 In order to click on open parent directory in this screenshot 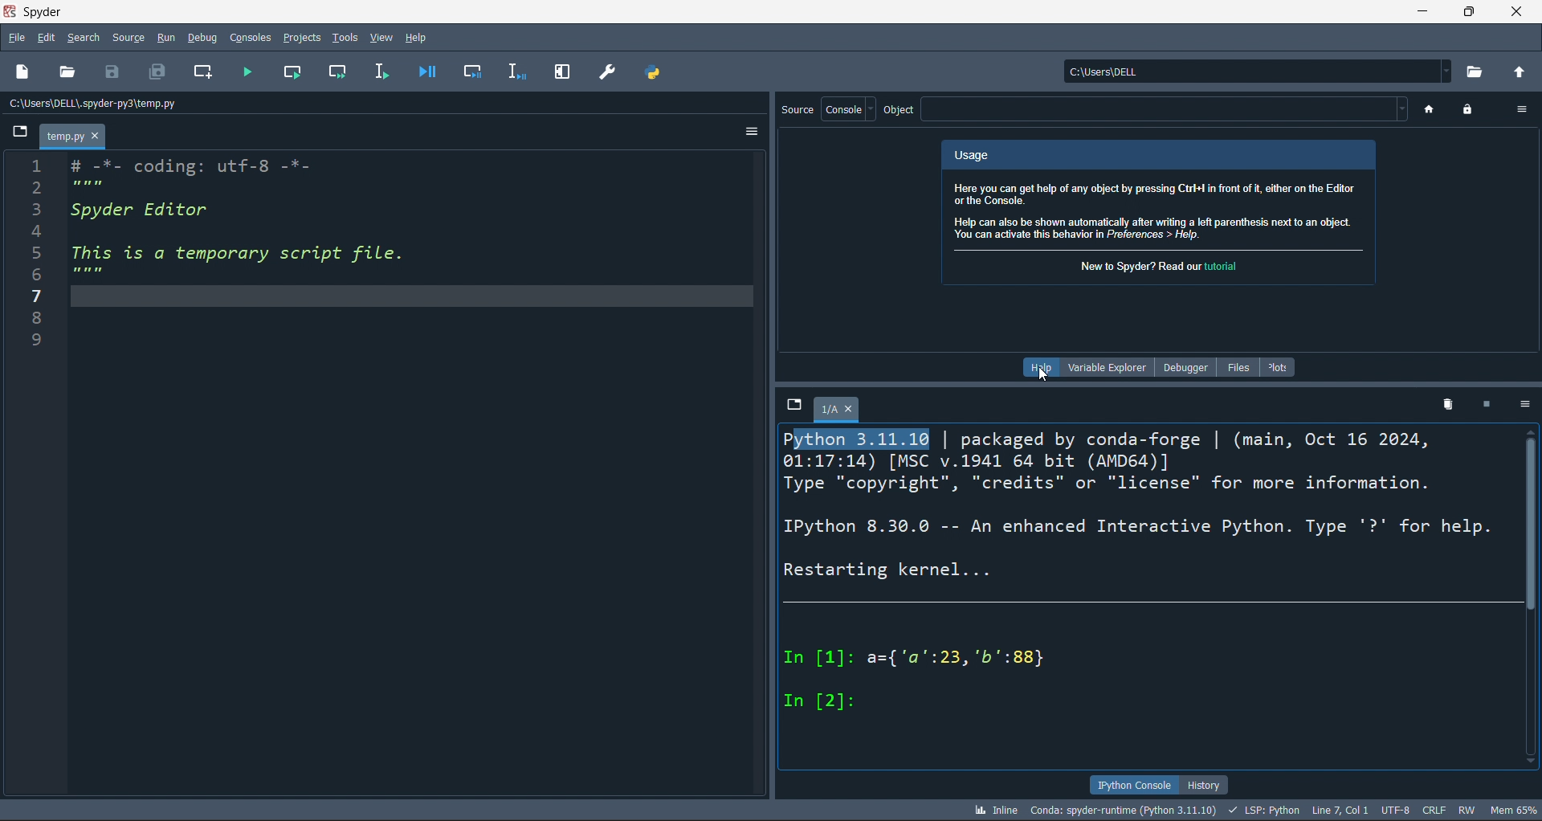, I will do `click(1519, 71)`.